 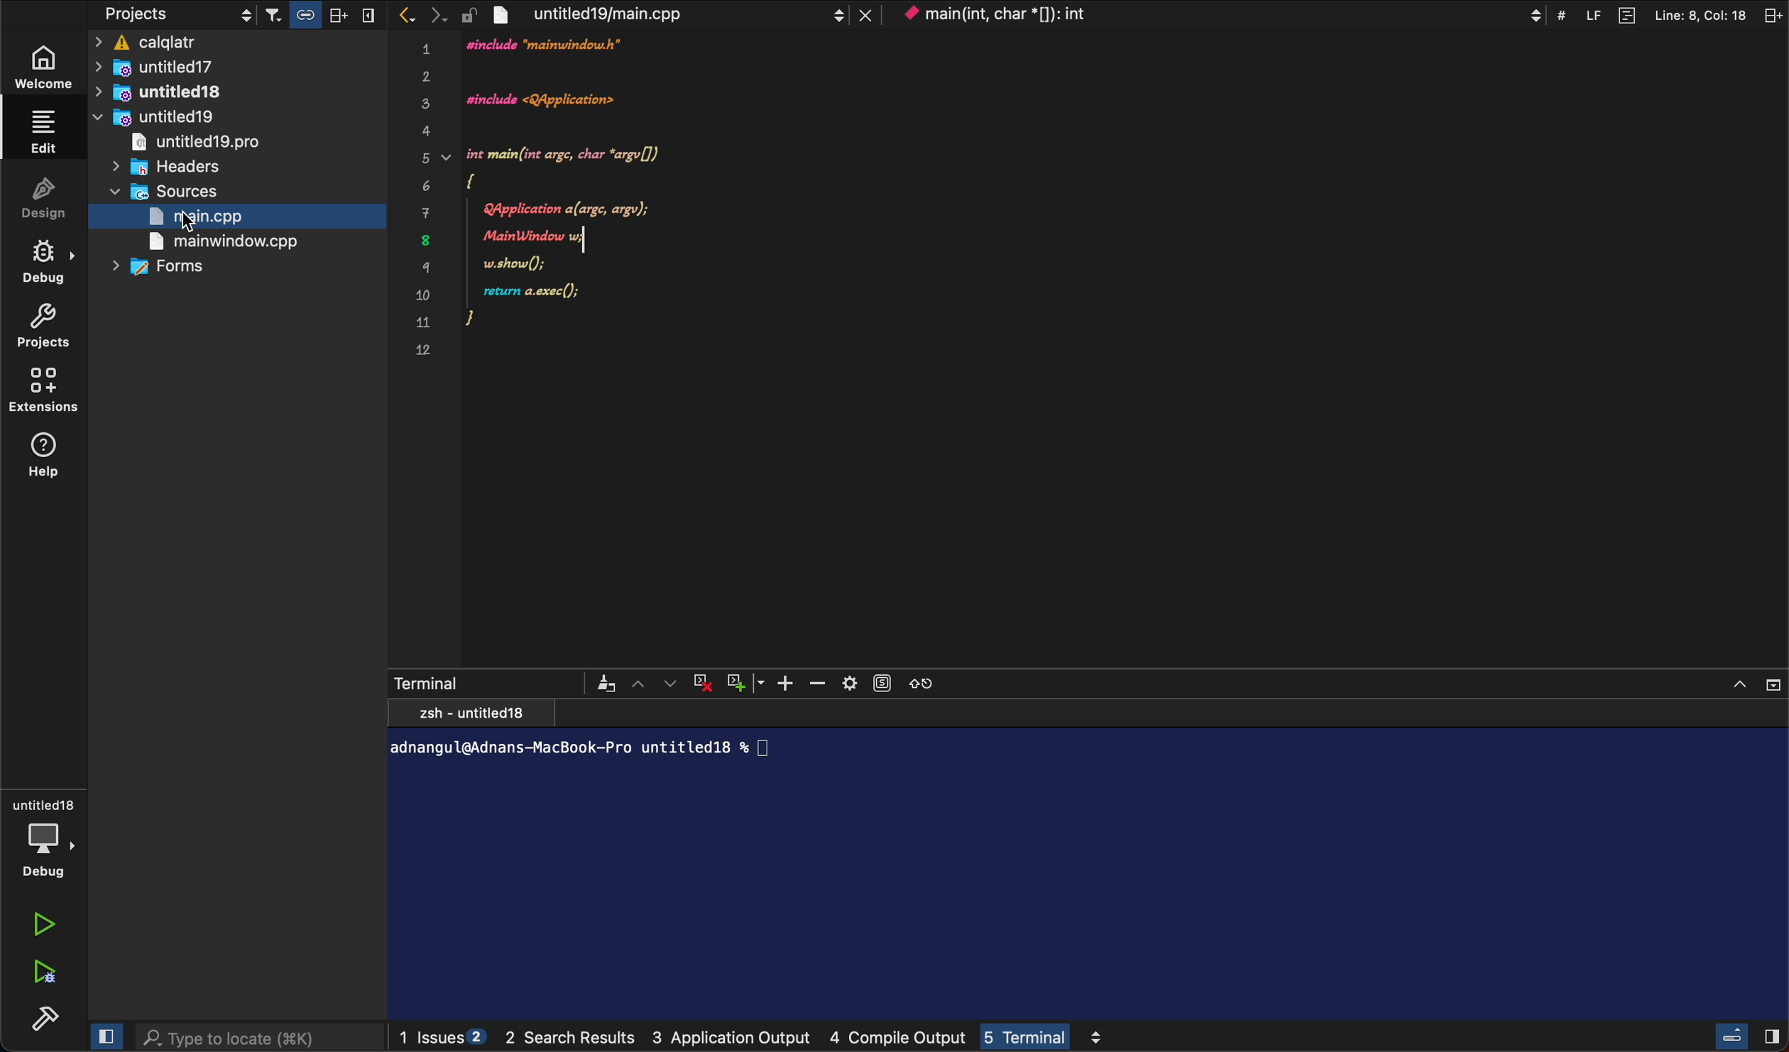 What do you see at coordinates (673, 682) in the screenshot?
I see `Down` at bounding box center [673, 682].